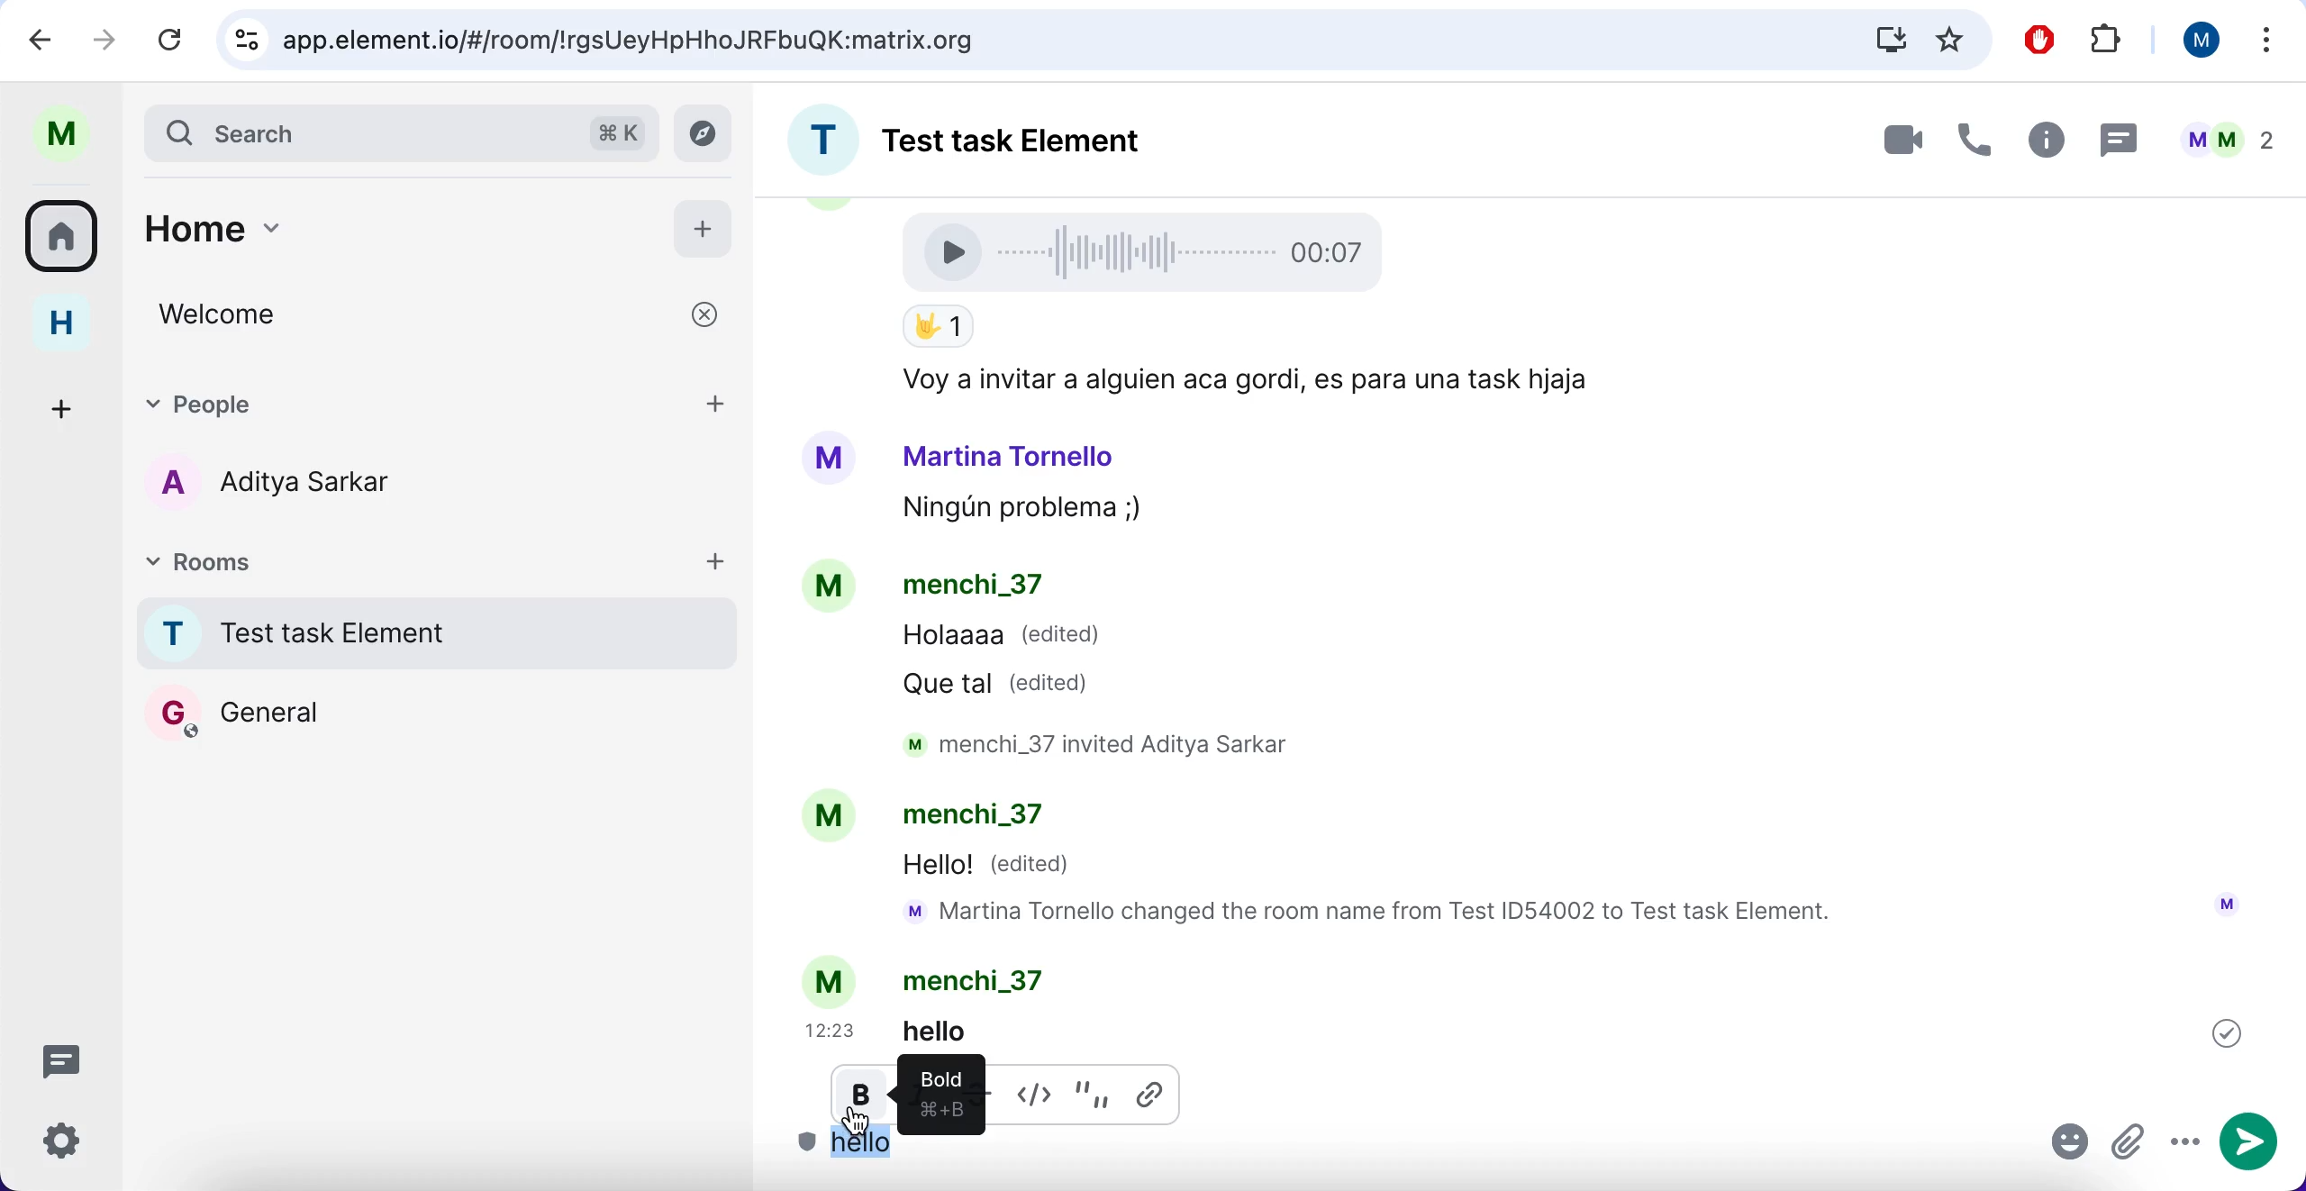  I want to click on User Icon, so click(2227, 904).